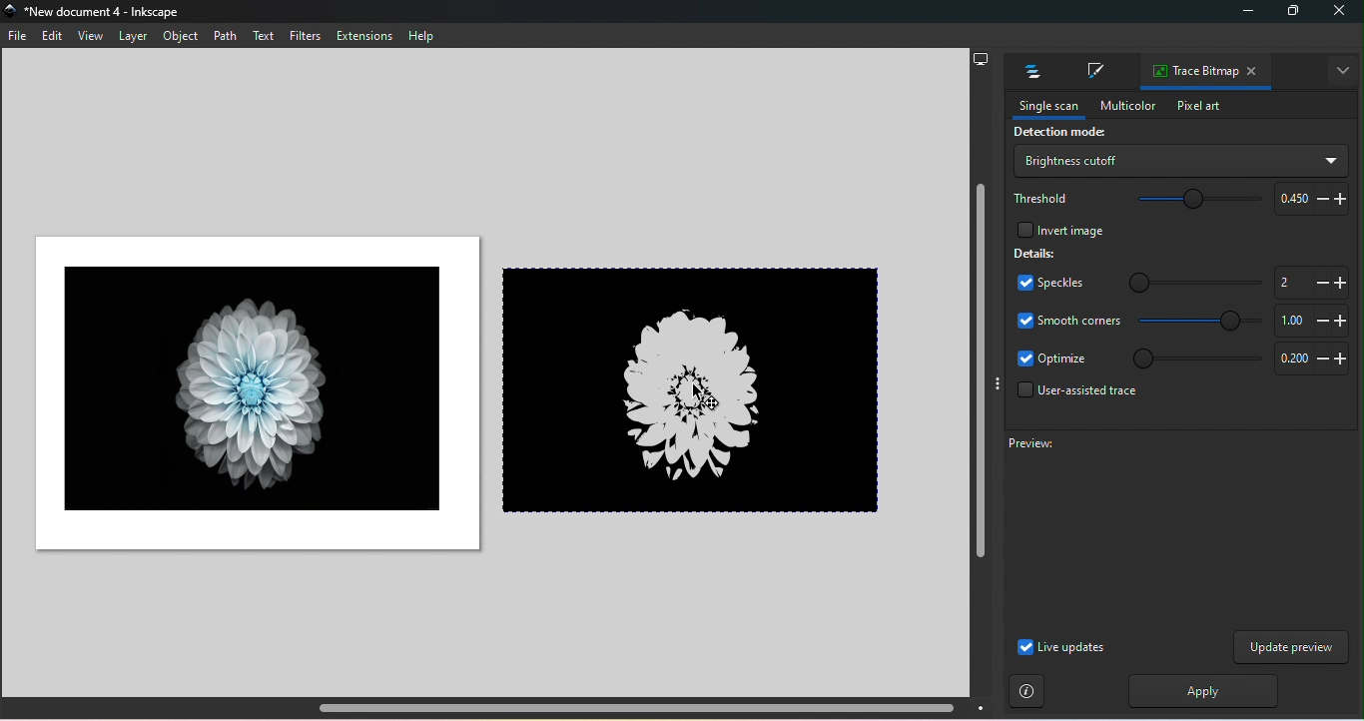  I want to click on Multicolor, so click(1121, 106).